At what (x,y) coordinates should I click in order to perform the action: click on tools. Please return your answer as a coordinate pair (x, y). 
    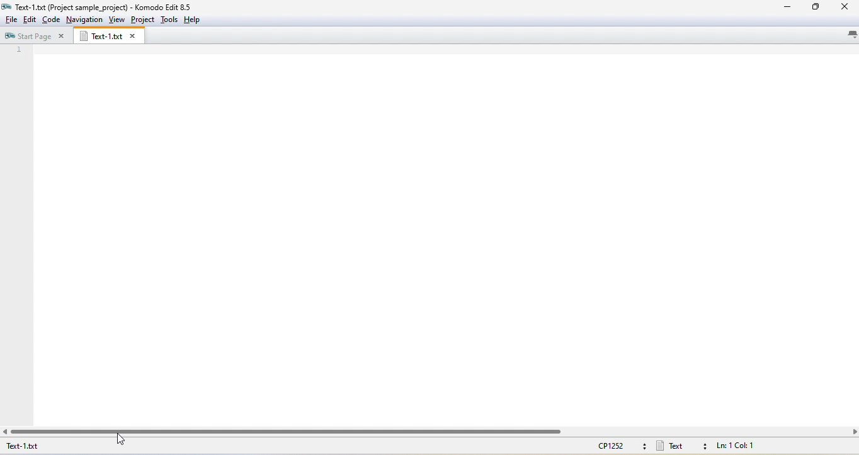
    Looking at the image, I should click on (169, 20).